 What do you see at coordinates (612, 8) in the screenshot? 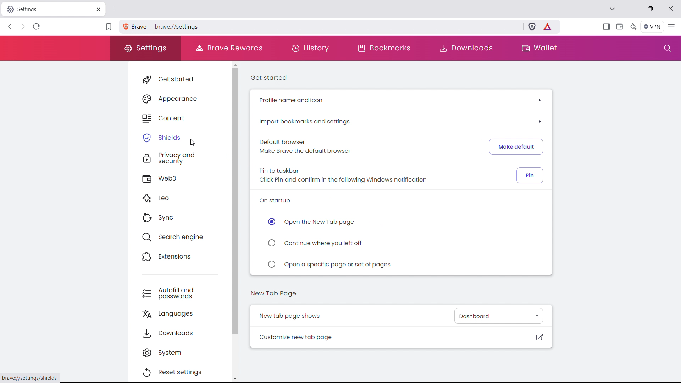
I see `search in tabs` at bounding box center [612, 8].